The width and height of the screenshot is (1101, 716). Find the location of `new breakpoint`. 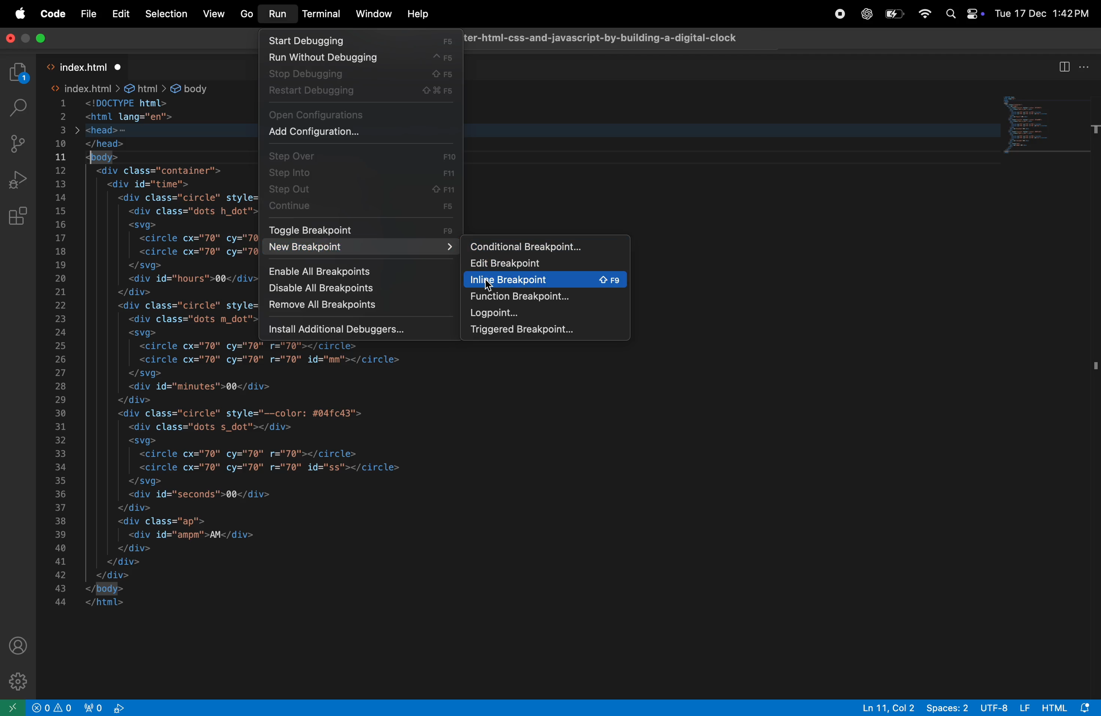

new breakpoint is located at coordinates (360, 248).